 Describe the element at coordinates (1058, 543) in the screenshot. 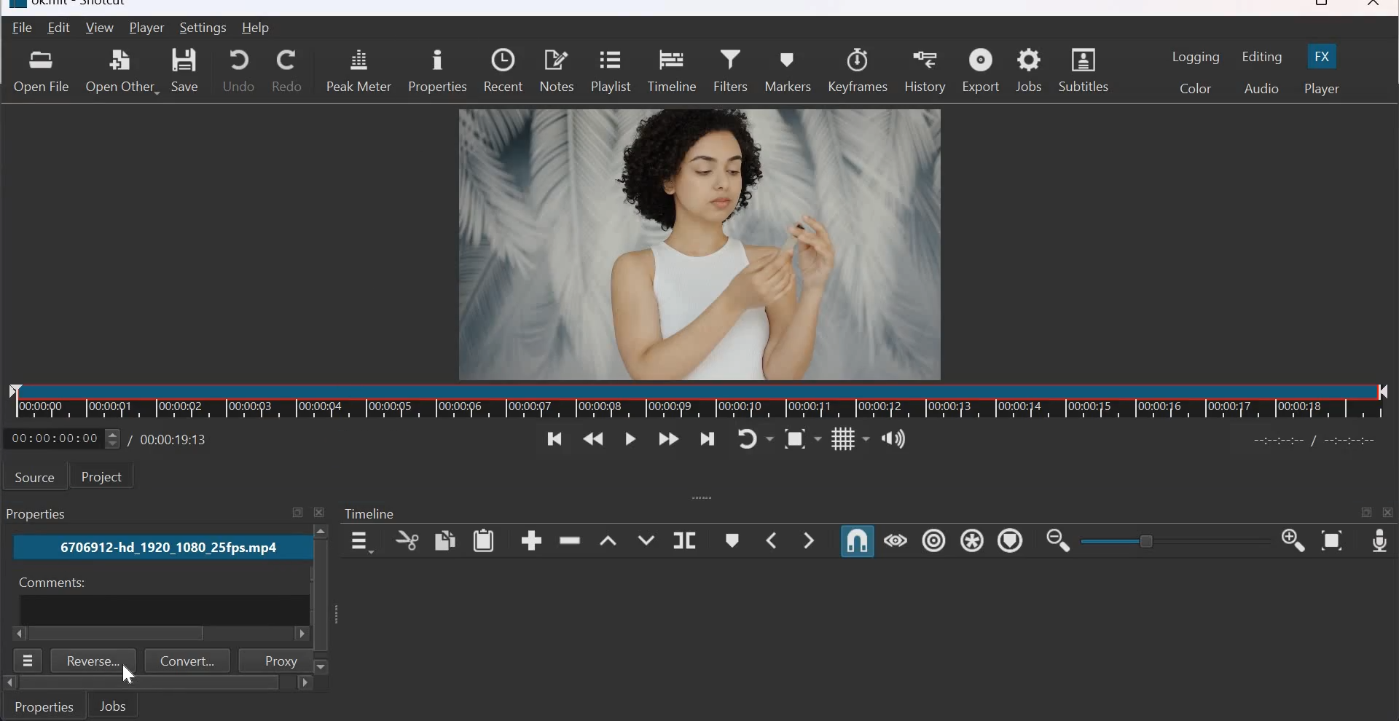

I see `Zoom Timeline out` at that location.